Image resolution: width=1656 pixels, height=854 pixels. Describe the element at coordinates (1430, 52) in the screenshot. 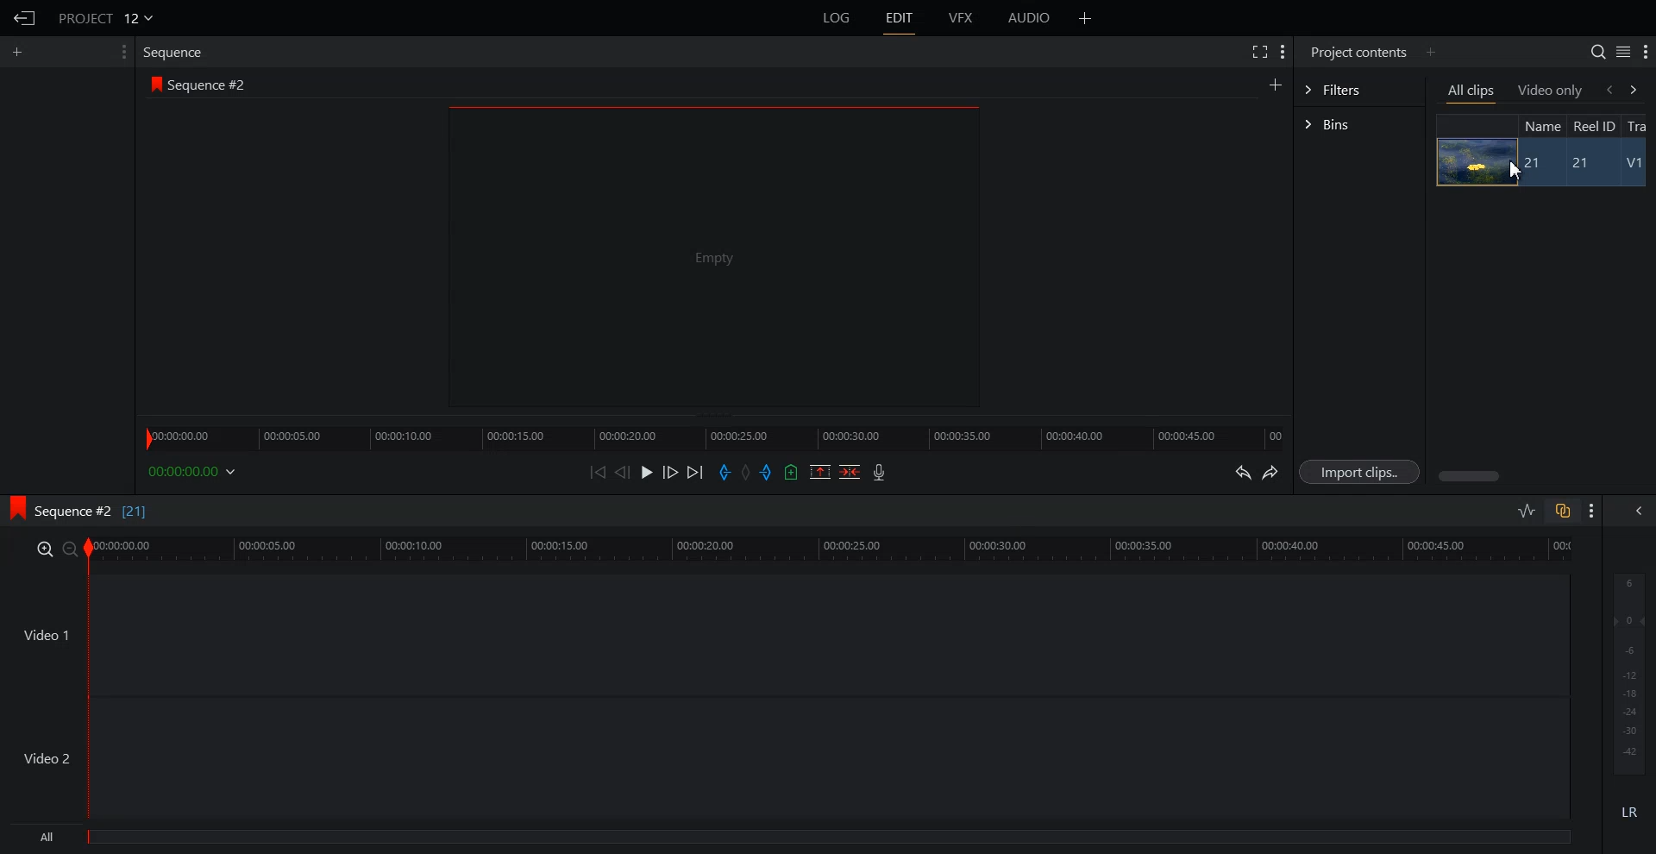

I see `Add panel` at that location.